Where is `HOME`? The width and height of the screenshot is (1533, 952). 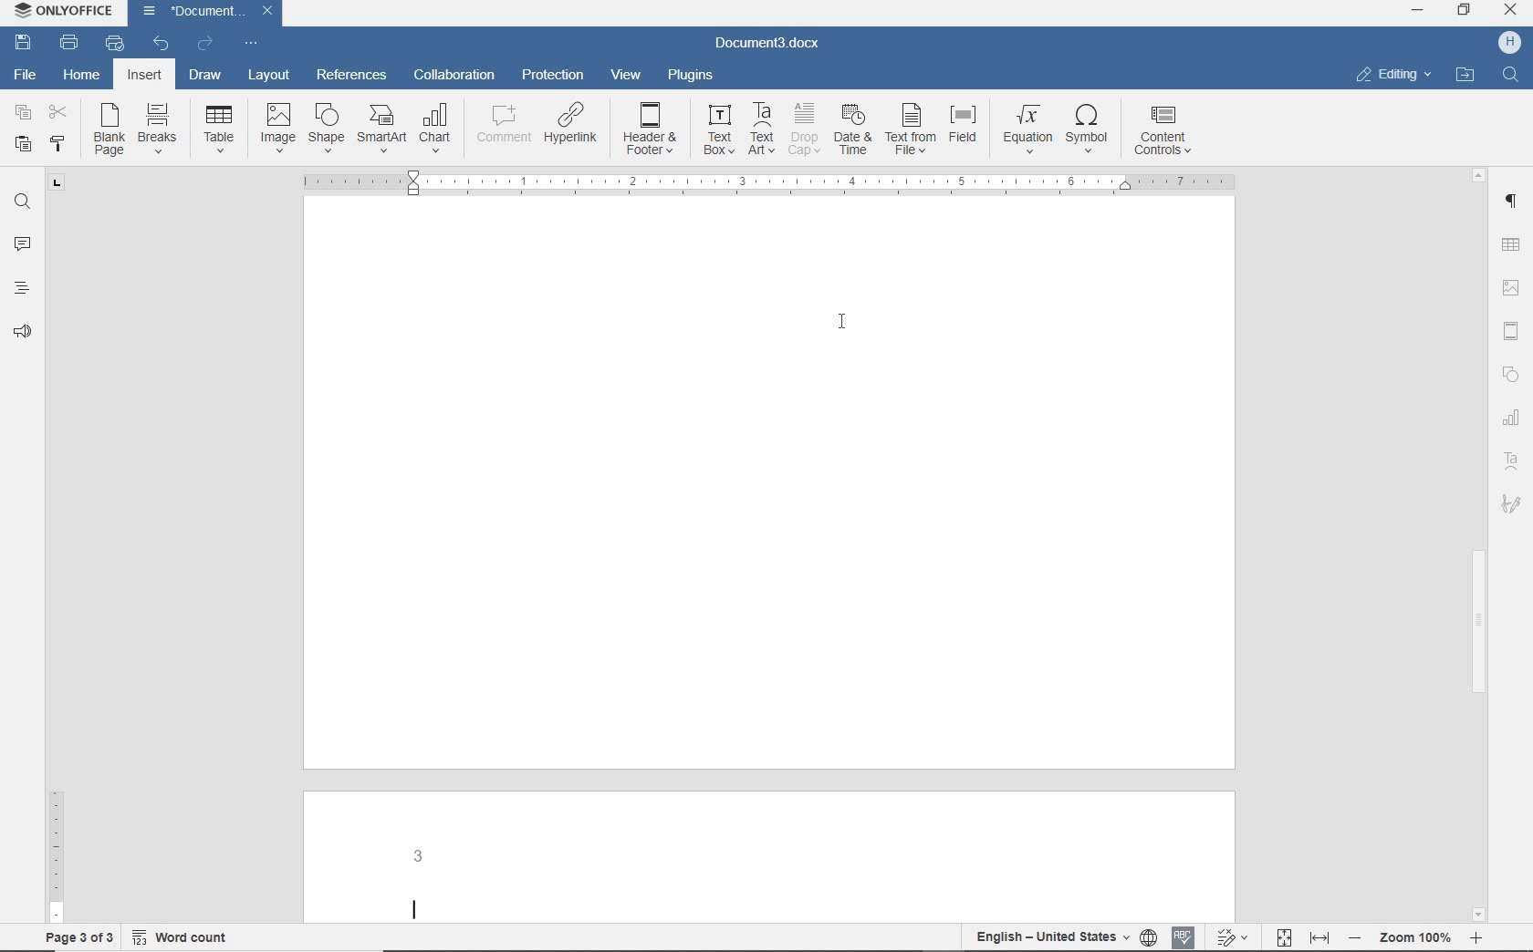 HOME is located at coordinates (83, 76).